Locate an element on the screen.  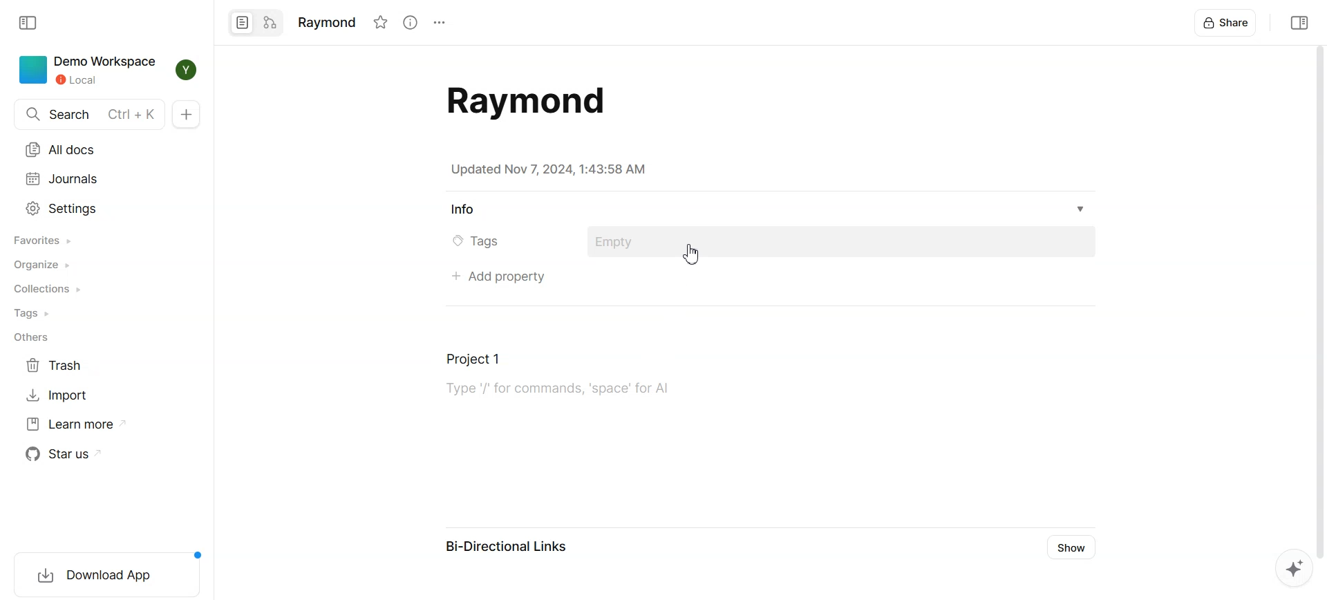
Import is located at coordinates (57, 394).